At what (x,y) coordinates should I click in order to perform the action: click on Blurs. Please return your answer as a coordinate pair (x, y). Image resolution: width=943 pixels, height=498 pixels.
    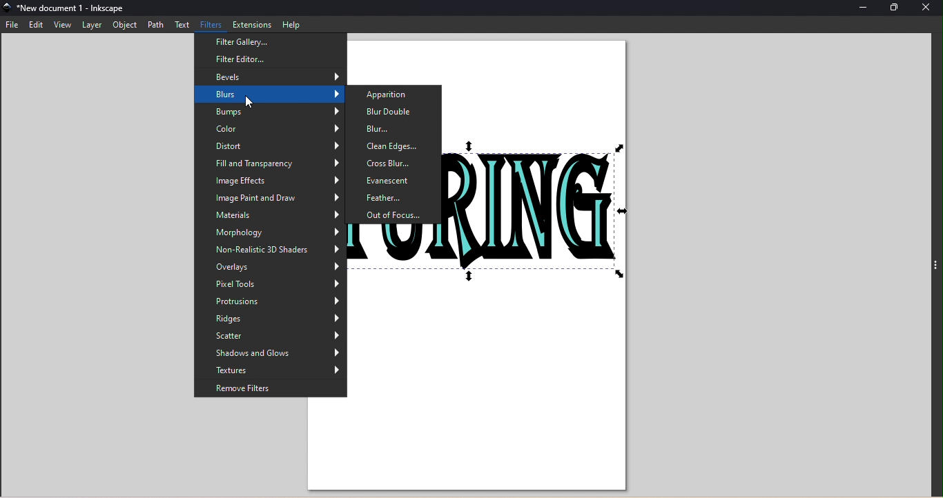
    Looking at the image, I should click on (266, 94).